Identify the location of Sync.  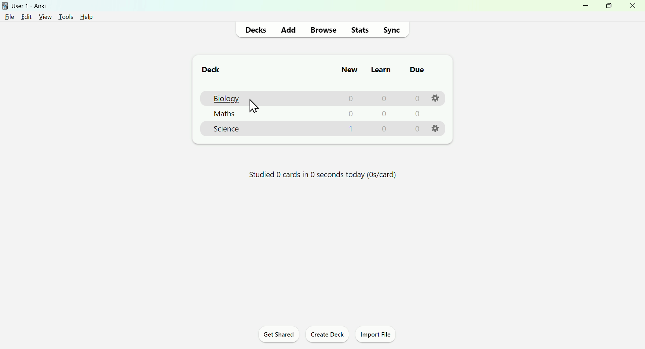
(391, 30).